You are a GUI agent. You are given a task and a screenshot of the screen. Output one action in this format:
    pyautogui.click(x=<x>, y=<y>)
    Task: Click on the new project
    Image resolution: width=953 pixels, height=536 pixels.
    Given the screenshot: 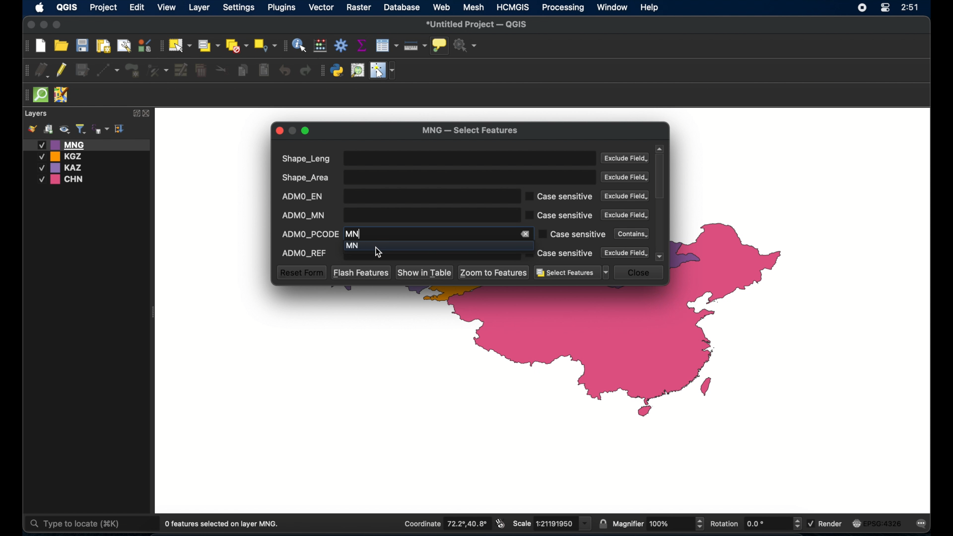 What is the action you would take?
    pyautogui.click(x=41, y=46)
    